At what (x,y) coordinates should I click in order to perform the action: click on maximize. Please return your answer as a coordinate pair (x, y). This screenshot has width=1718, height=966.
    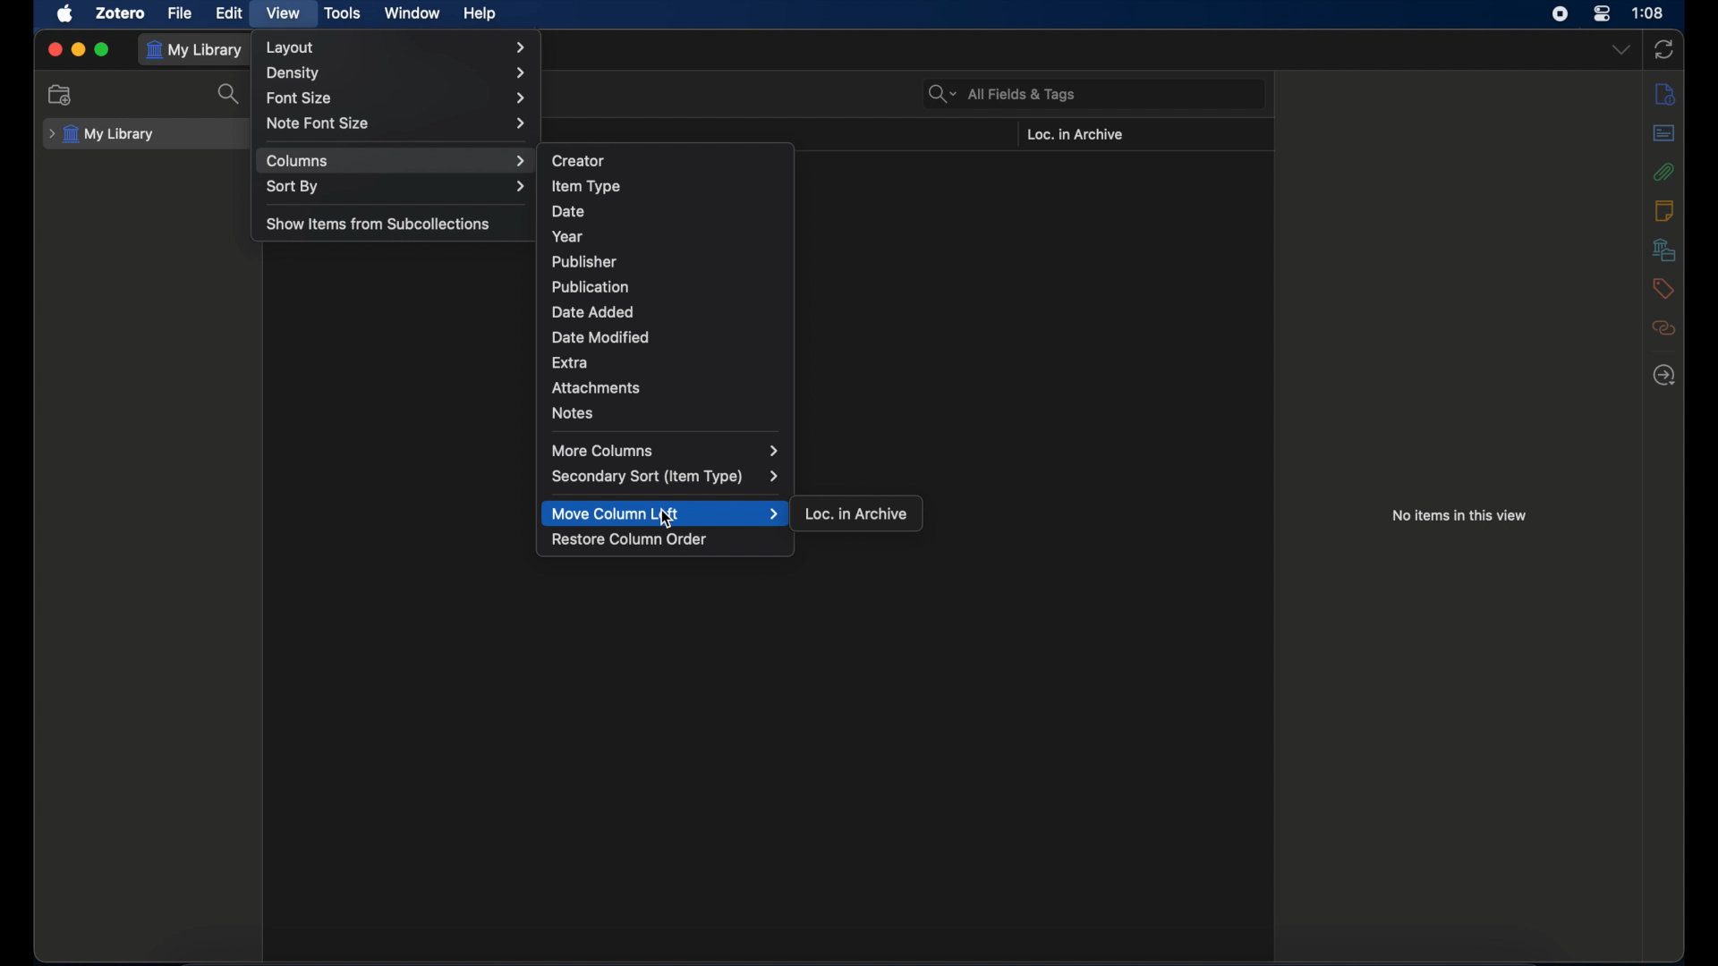
    Looking at the image, I should click on (102, 49).